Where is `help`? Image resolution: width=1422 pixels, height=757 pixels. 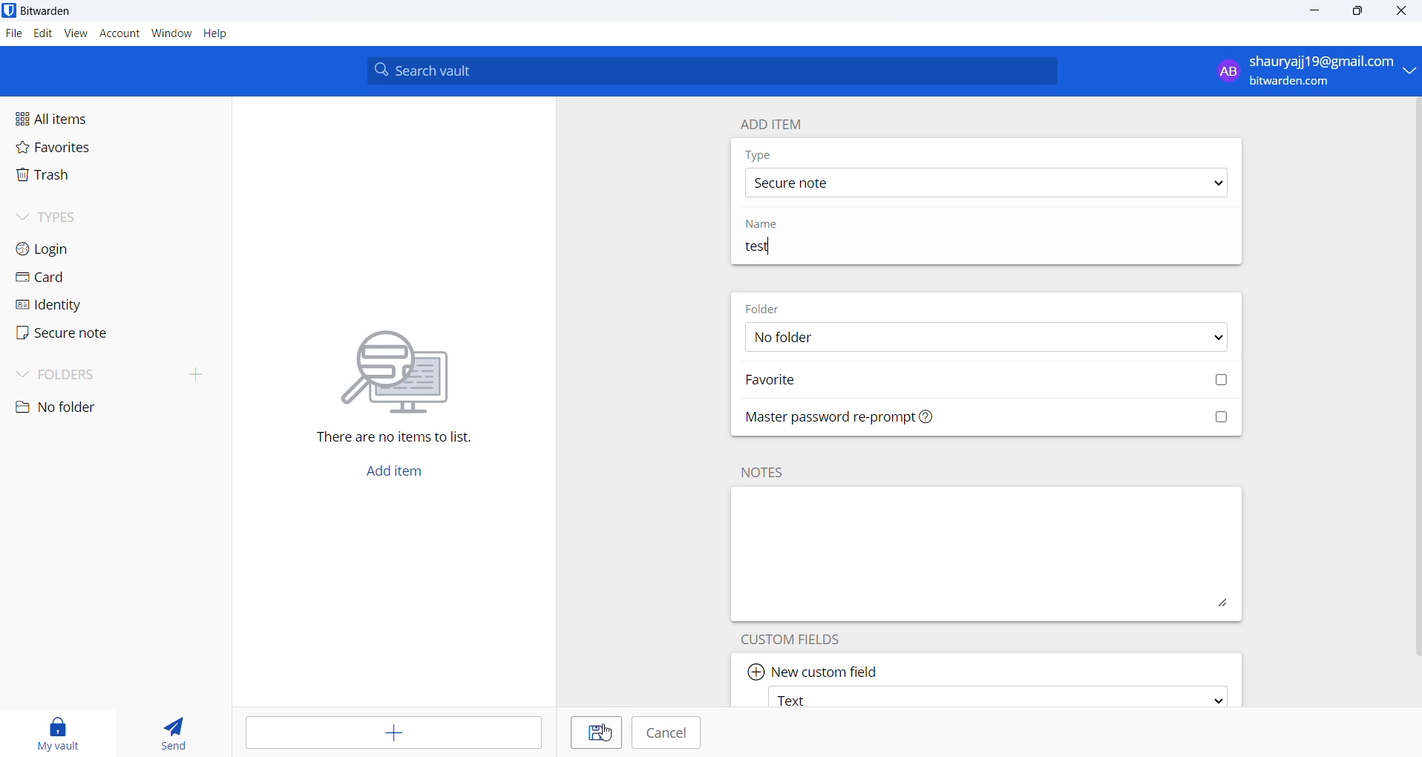
help is located at coordinates (217, 33).